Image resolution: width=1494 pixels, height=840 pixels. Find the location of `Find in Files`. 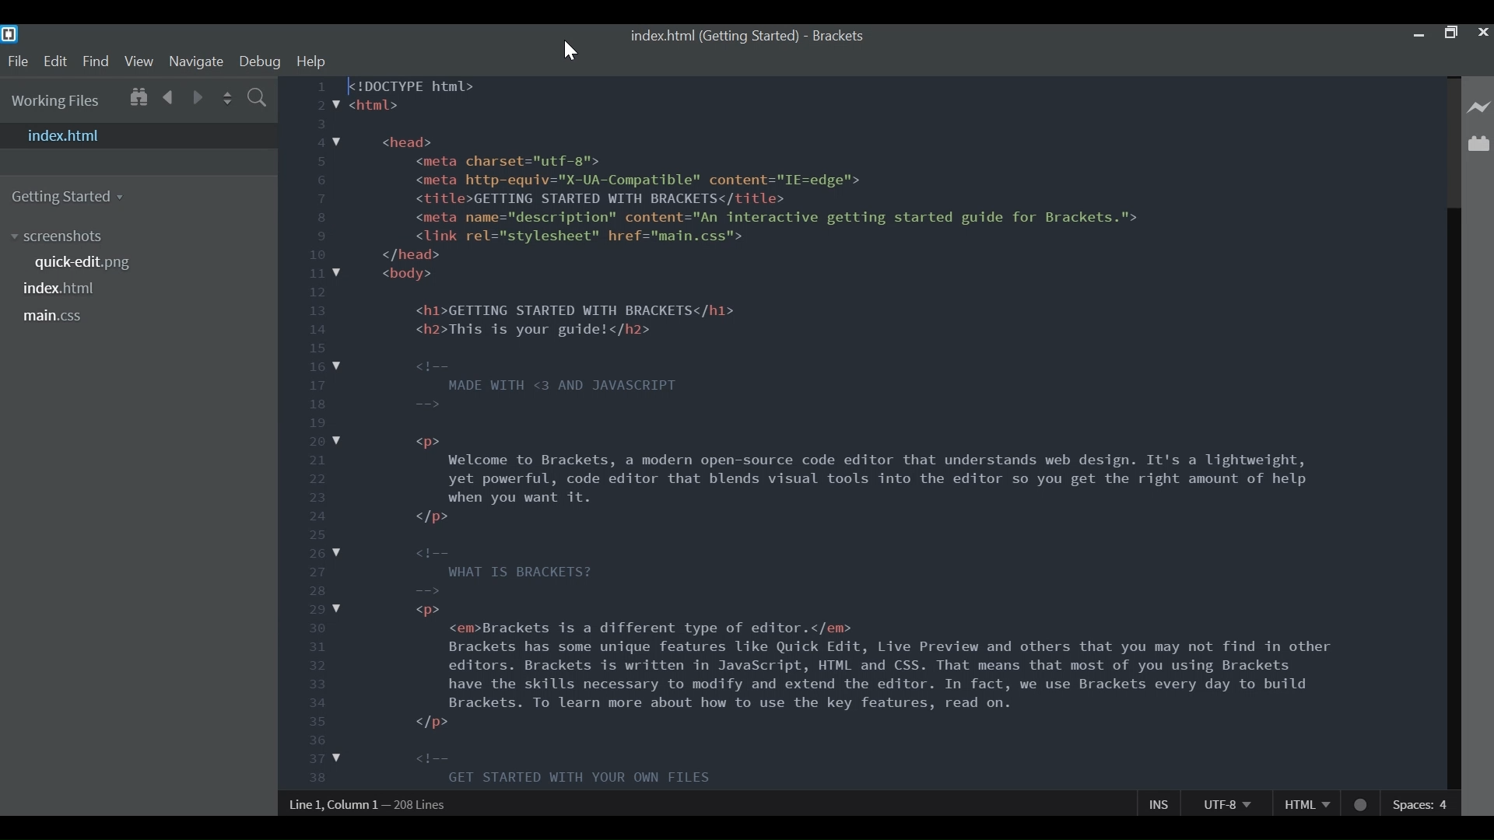

Find in Files is located at coordinates (256, 96).